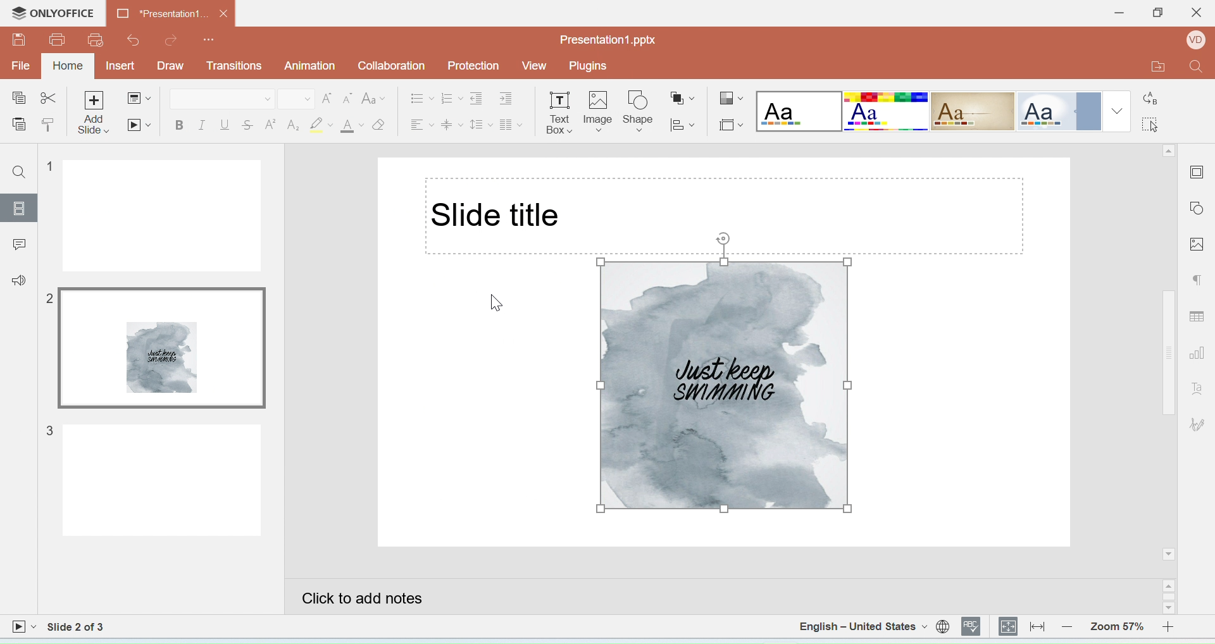  What do you see at coordinates (23, 628) in the screenshot?
I see `Start slideshow` at bounding box center [23, 628].